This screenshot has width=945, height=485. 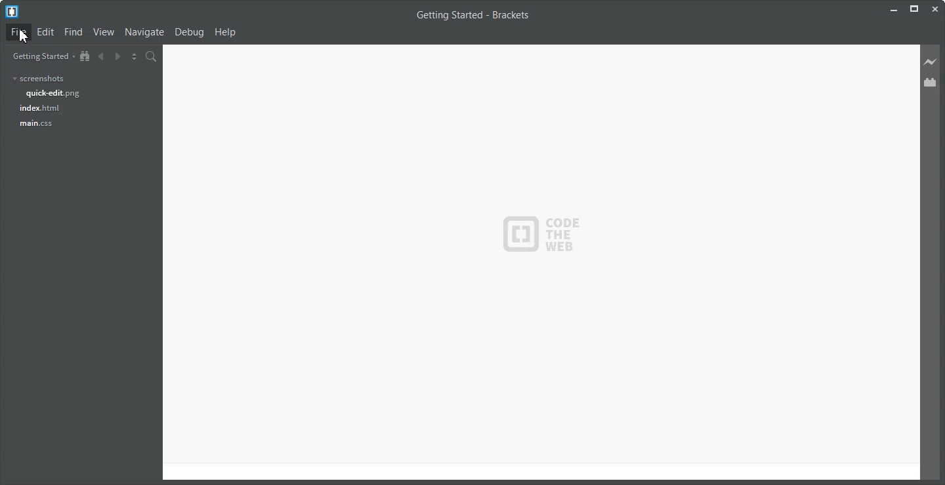 What do you see at coordinates (145, 32) in the screenshot?
I see `Navigate` at bounding box center [145, 32].